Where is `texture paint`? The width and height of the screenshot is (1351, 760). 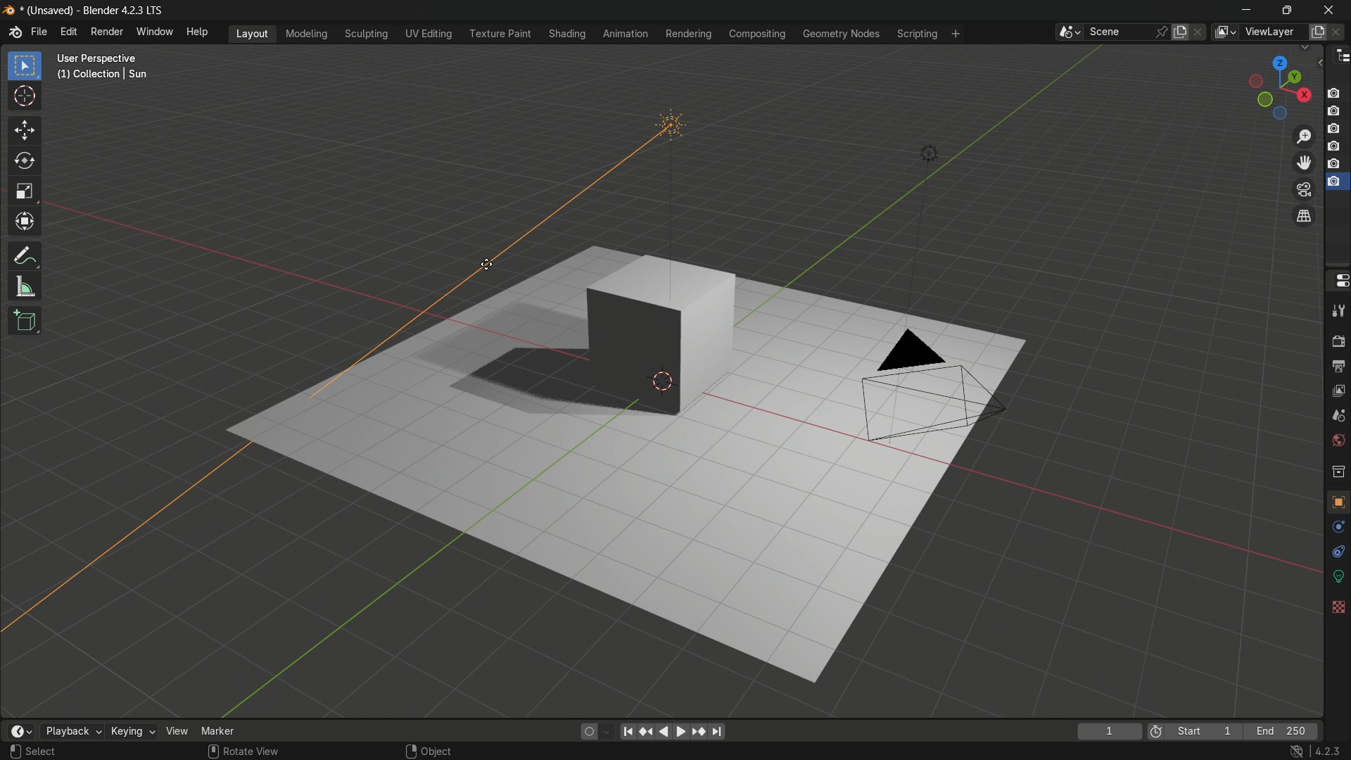
texture paint is located at coordinates (497, 34).